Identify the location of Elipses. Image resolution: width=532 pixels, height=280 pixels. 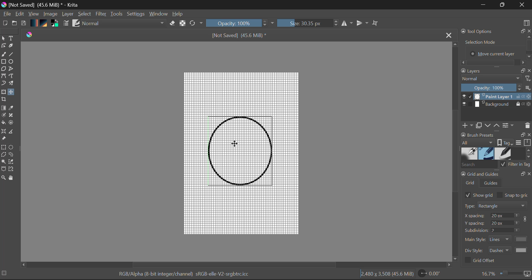
(12, 61).